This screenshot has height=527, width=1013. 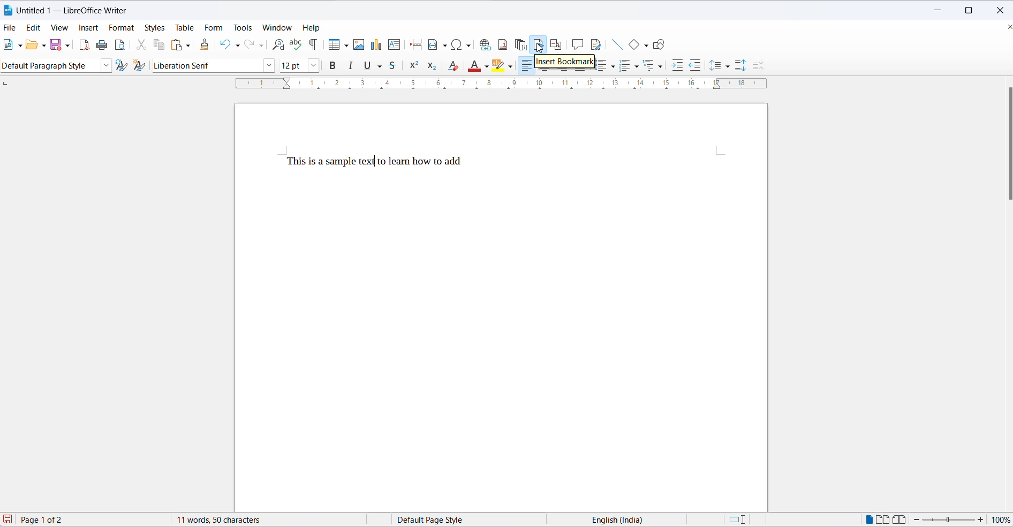 What do you see at coordinates (564, 62) in the screenshot?
I see `insert bookmark` at bounding box center [564, 62].